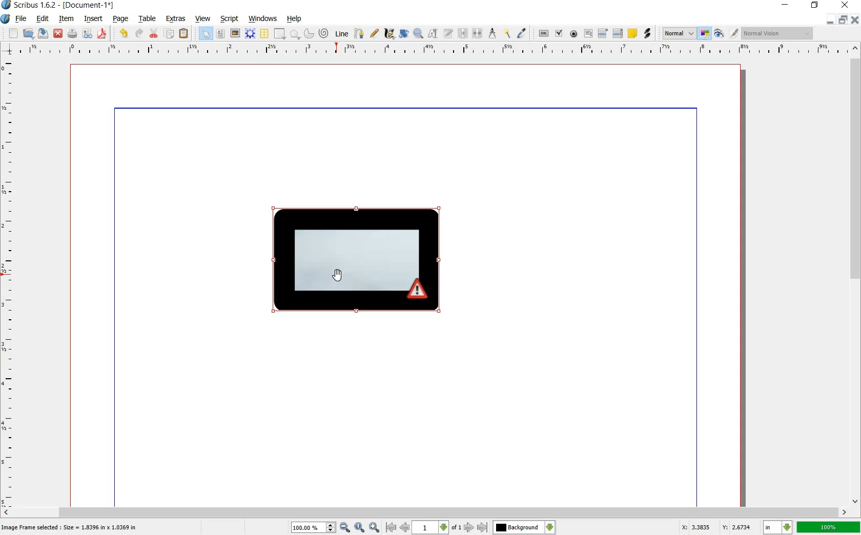 This screenshot has width=861, height=535. What do you see at coordinates (786, 5) in the screenshot?
I see `minimize` at bounding box center [786, 5].